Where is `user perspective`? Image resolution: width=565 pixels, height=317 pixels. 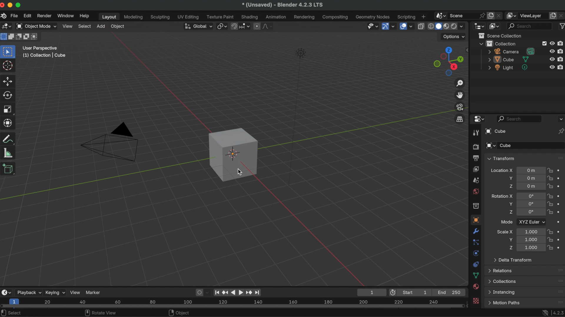 user perspective is located at coordinates (40, 47).